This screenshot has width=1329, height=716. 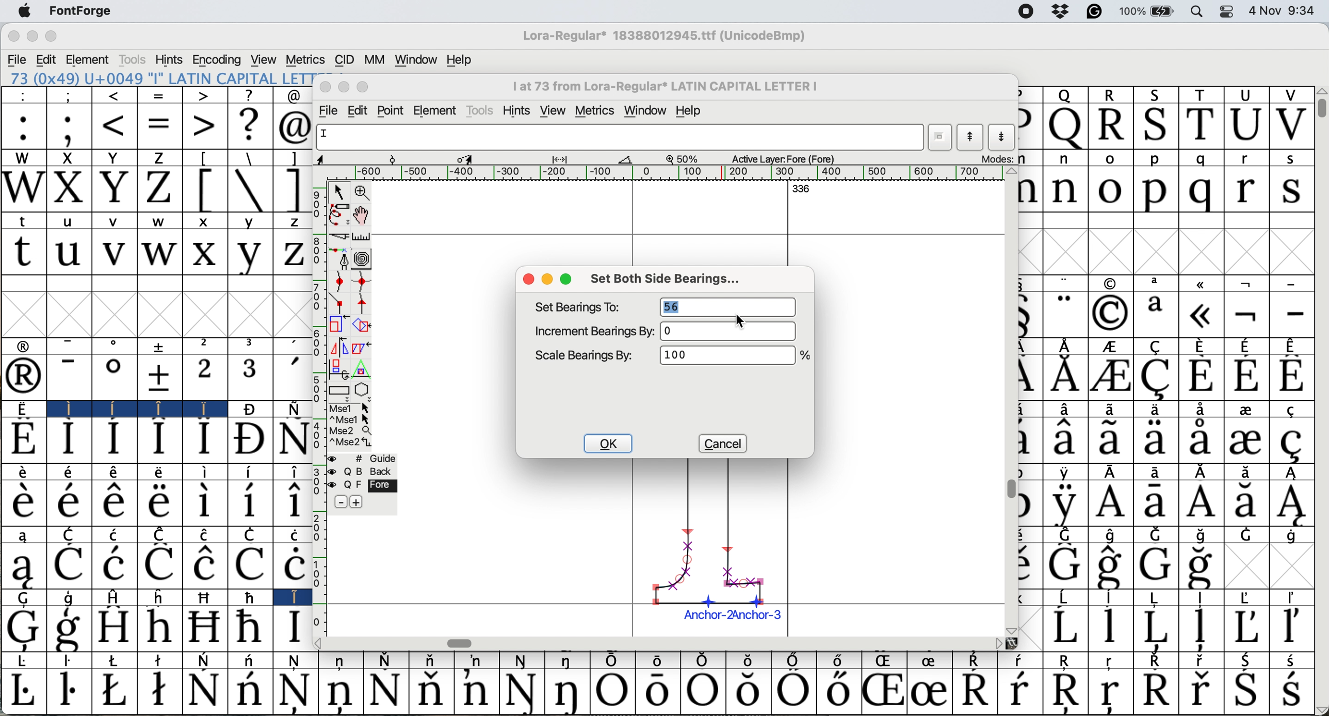 What do you see at coordinates (69, 223) in the screenshot?
I see `u` at bounding box center [69, 223].